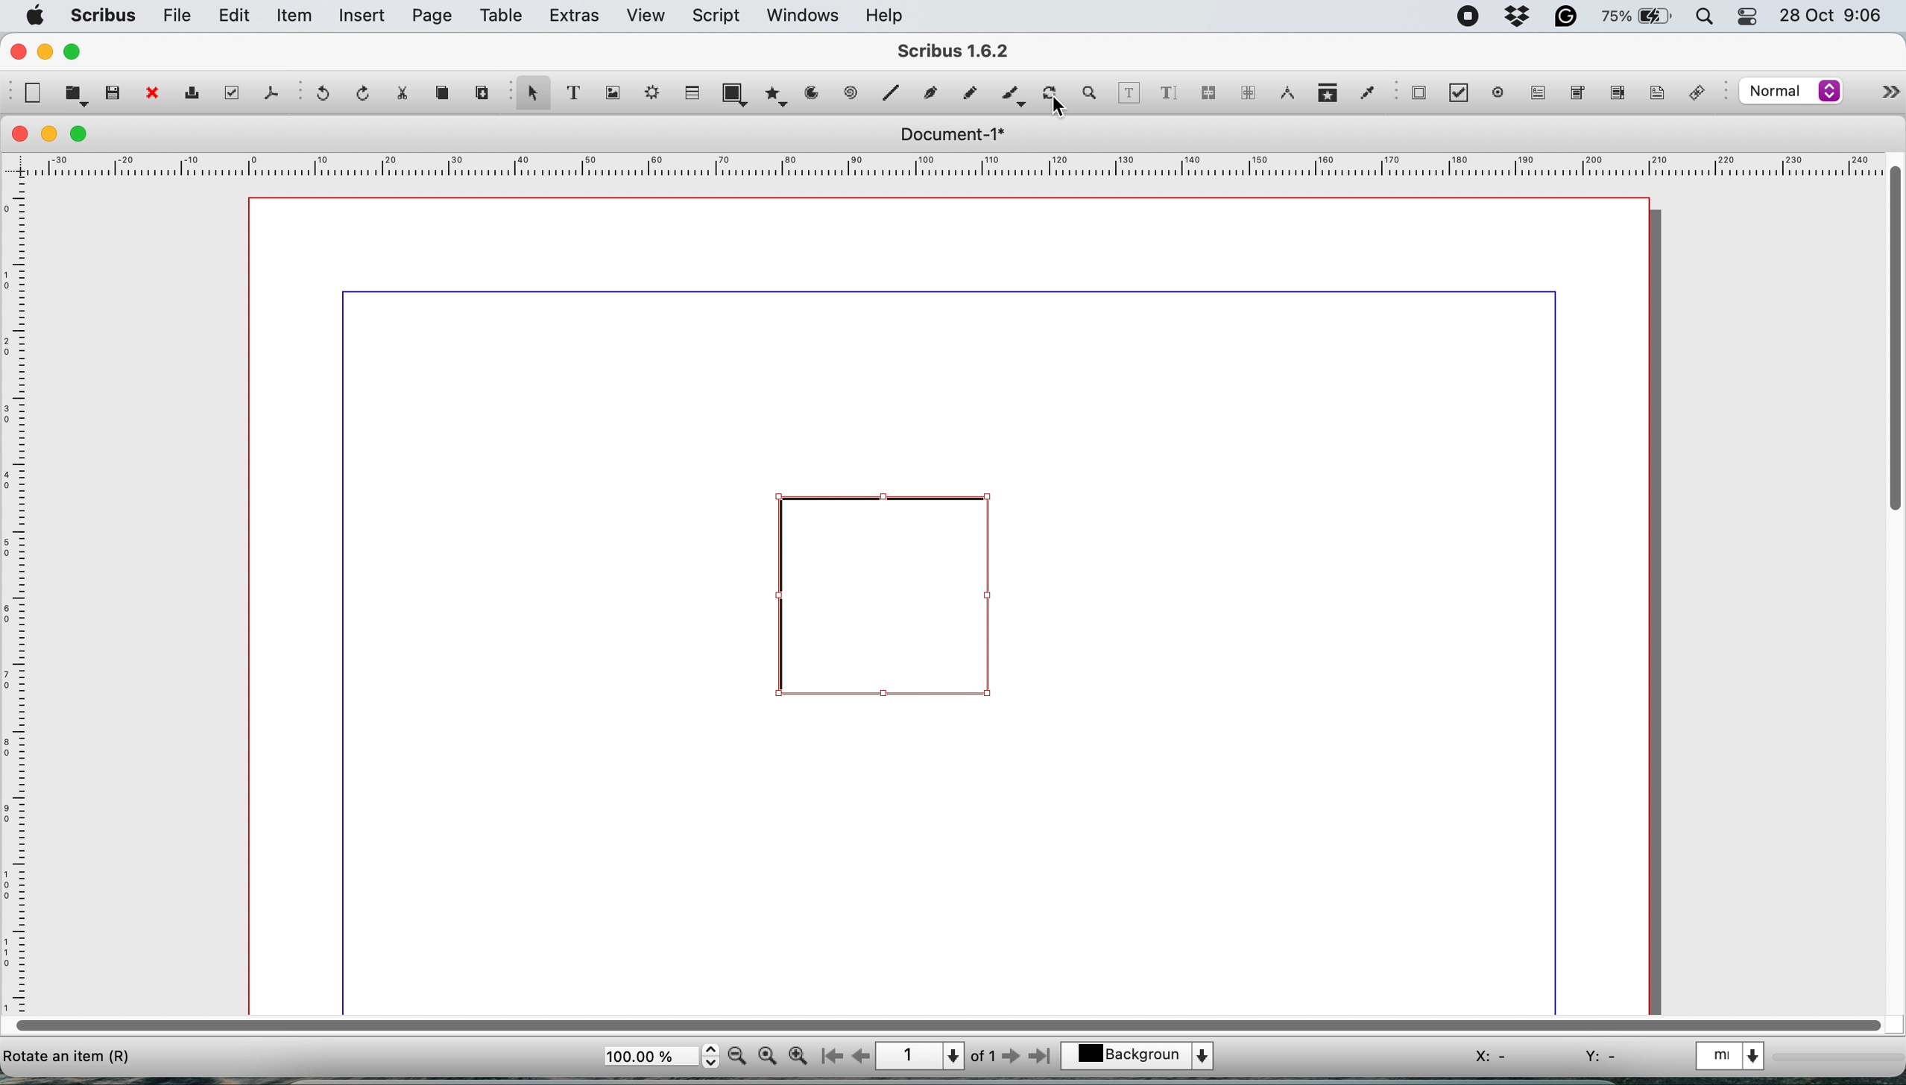  I want to click on zoom in, so click(798, 1057).